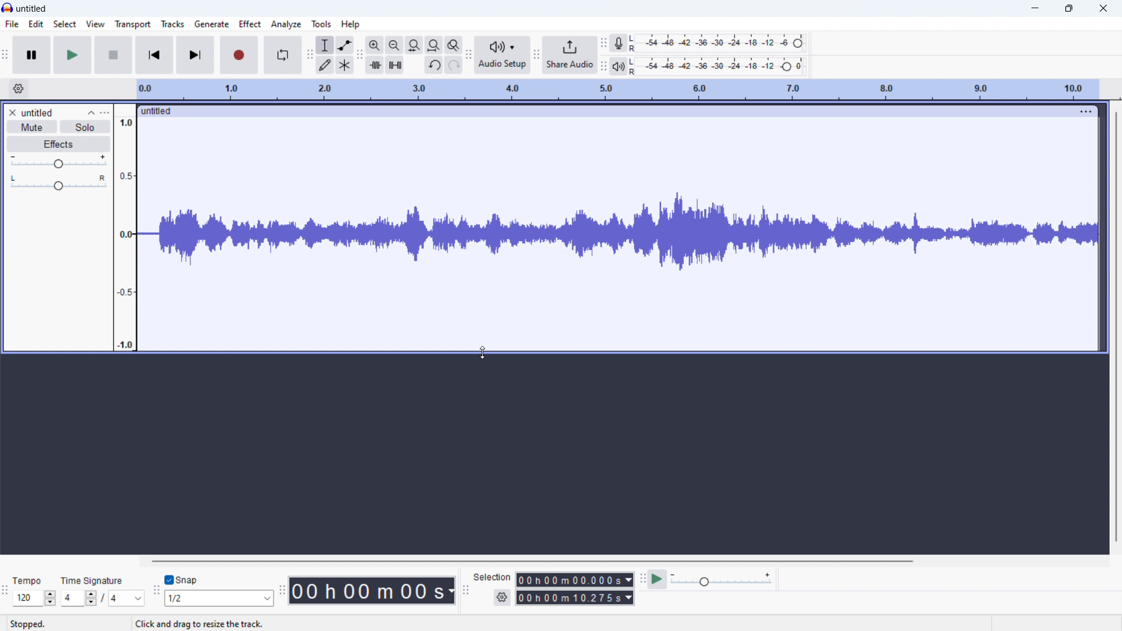  Describe the element at coordinates (373, 590) in the screenshot. I see `timestamp` at that location.